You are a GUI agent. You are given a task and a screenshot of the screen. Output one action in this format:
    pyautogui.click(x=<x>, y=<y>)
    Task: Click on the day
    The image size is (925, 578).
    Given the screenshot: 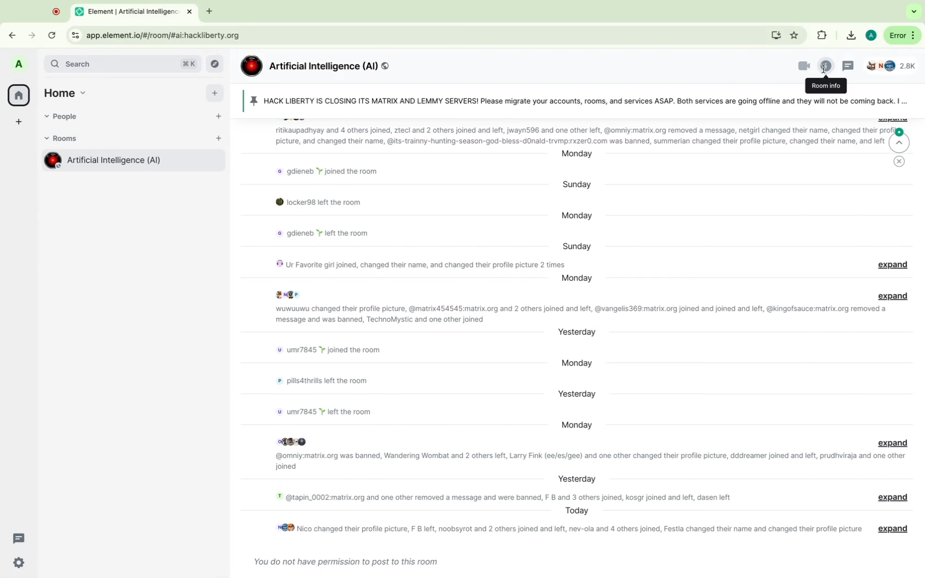 What is the action you would take?
    pyautogui.click(x=574, y=242)
    